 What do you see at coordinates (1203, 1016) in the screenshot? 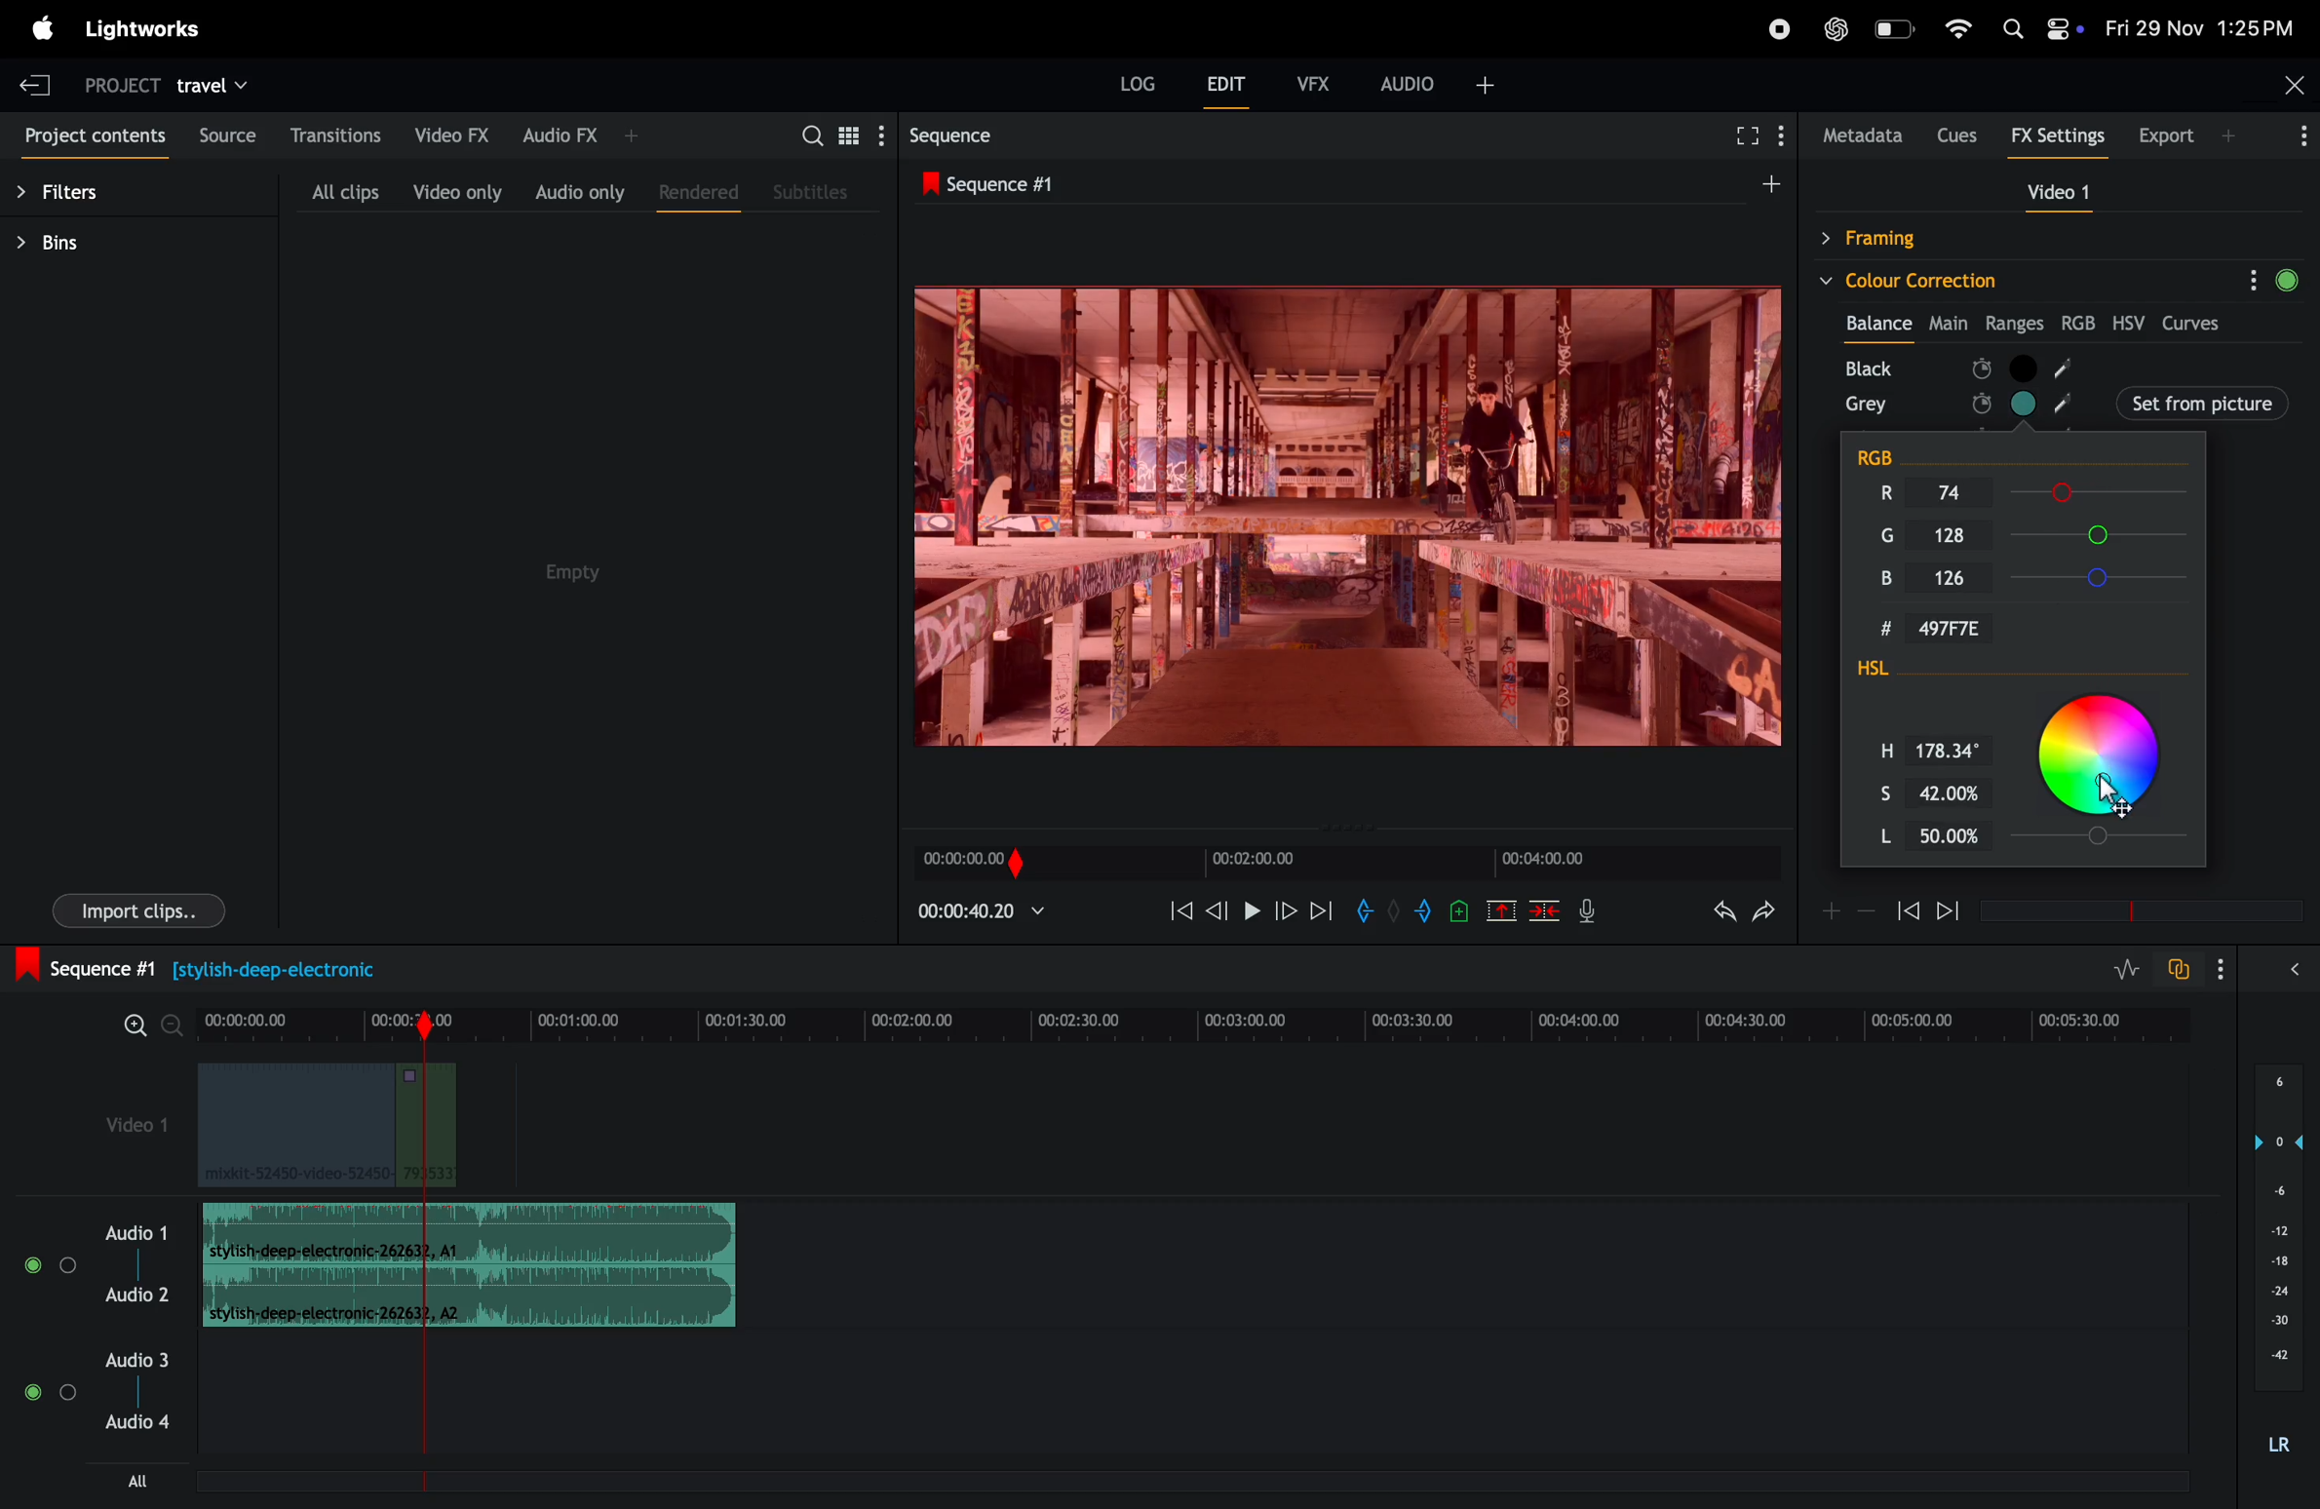
I see `time frame` at bounding box center [1203, 1016].